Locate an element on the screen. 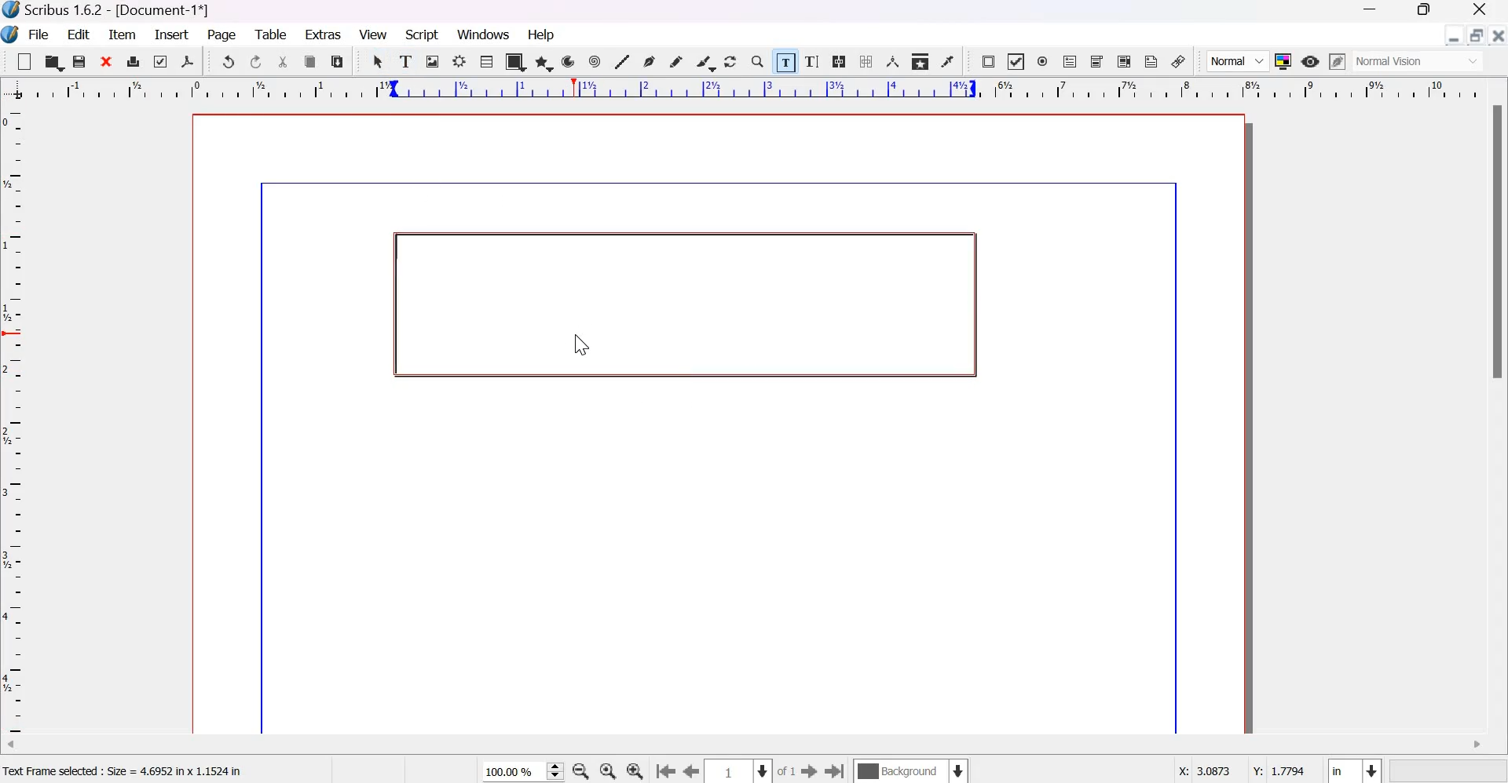 Image resolution: width=1508 pixels, height=783 pixels. copy item properties is located at coordinates (921, 60).